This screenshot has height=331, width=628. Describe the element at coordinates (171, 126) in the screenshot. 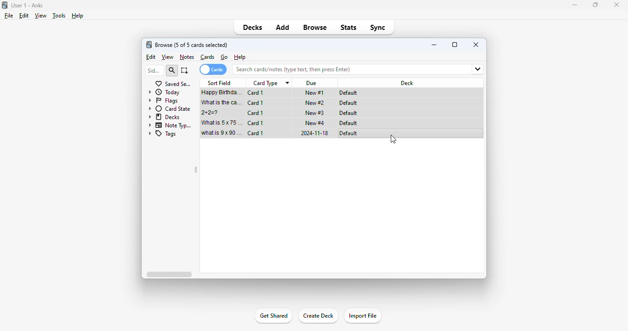

I see `note types` at that location.